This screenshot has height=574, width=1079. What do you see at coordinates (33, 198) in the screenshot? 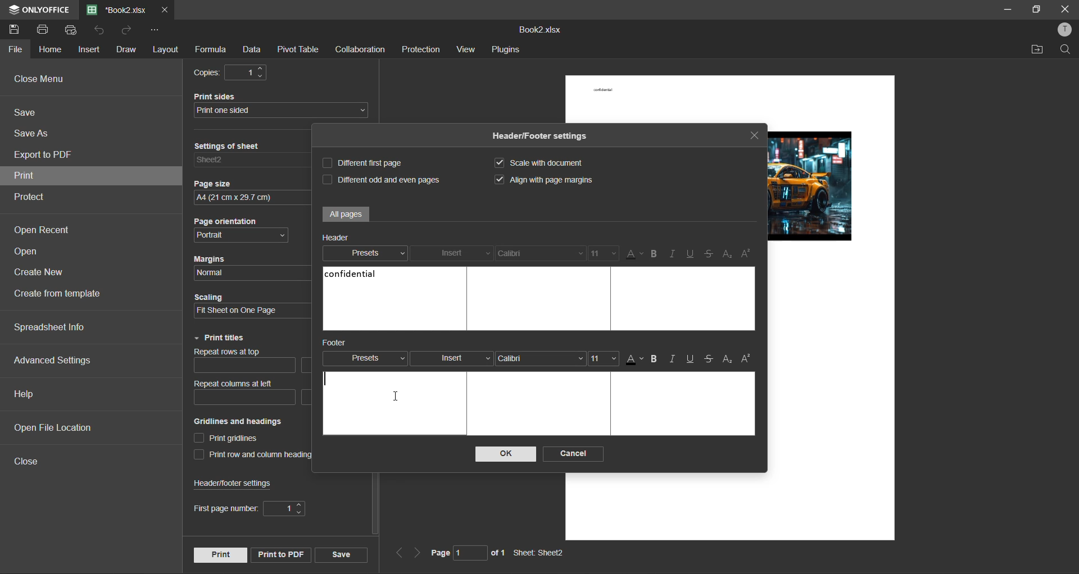
I see `protect` at bounding box center [33, 198].